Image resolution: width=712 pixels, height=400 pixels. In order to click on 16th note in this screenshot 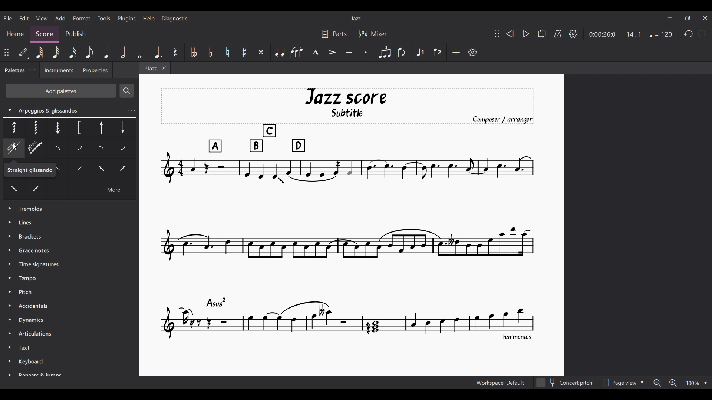, I will do `click(72, 52)`.